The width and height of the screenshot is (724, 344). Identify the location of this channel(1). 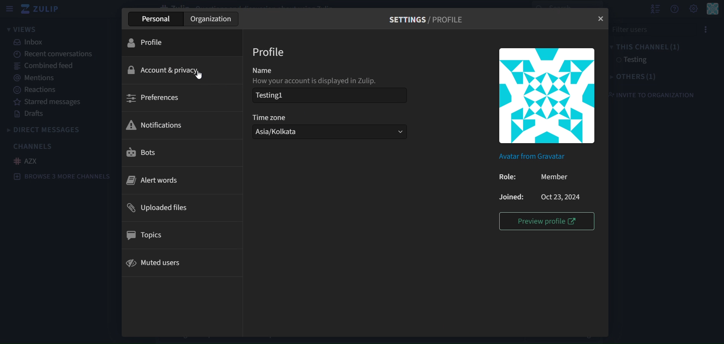
(645, 47).